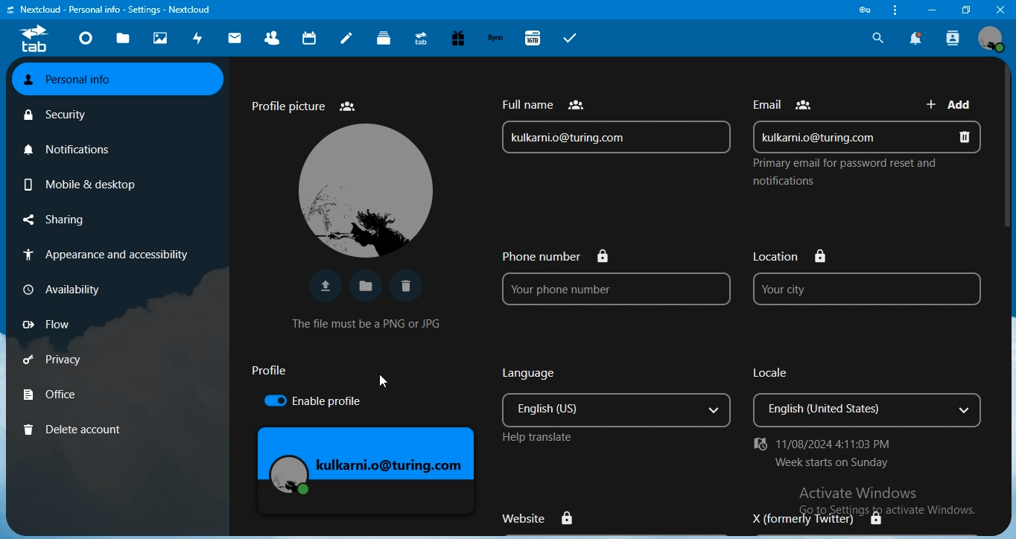 The width and height of the screenshot is (1016, 539). I want to click on contact, so click(273, 37).